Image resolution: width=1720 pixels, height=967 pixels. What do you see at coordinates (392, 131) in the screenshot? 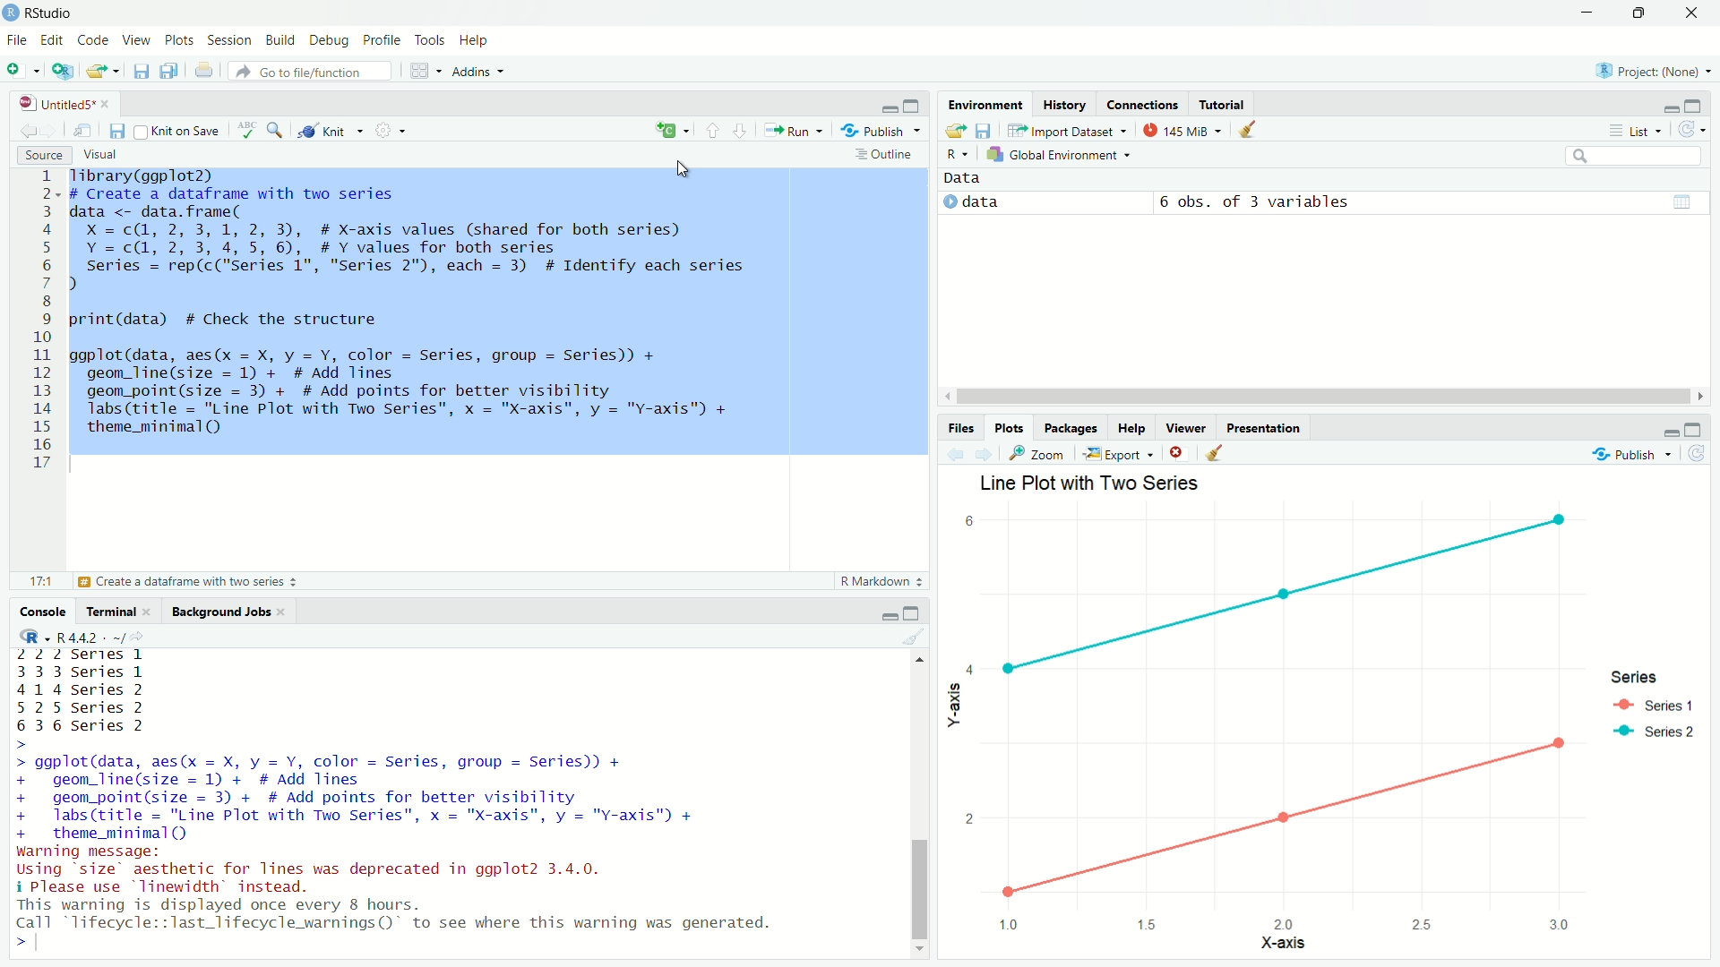
I see `Compilie Report` at bounding box center [392, 131].